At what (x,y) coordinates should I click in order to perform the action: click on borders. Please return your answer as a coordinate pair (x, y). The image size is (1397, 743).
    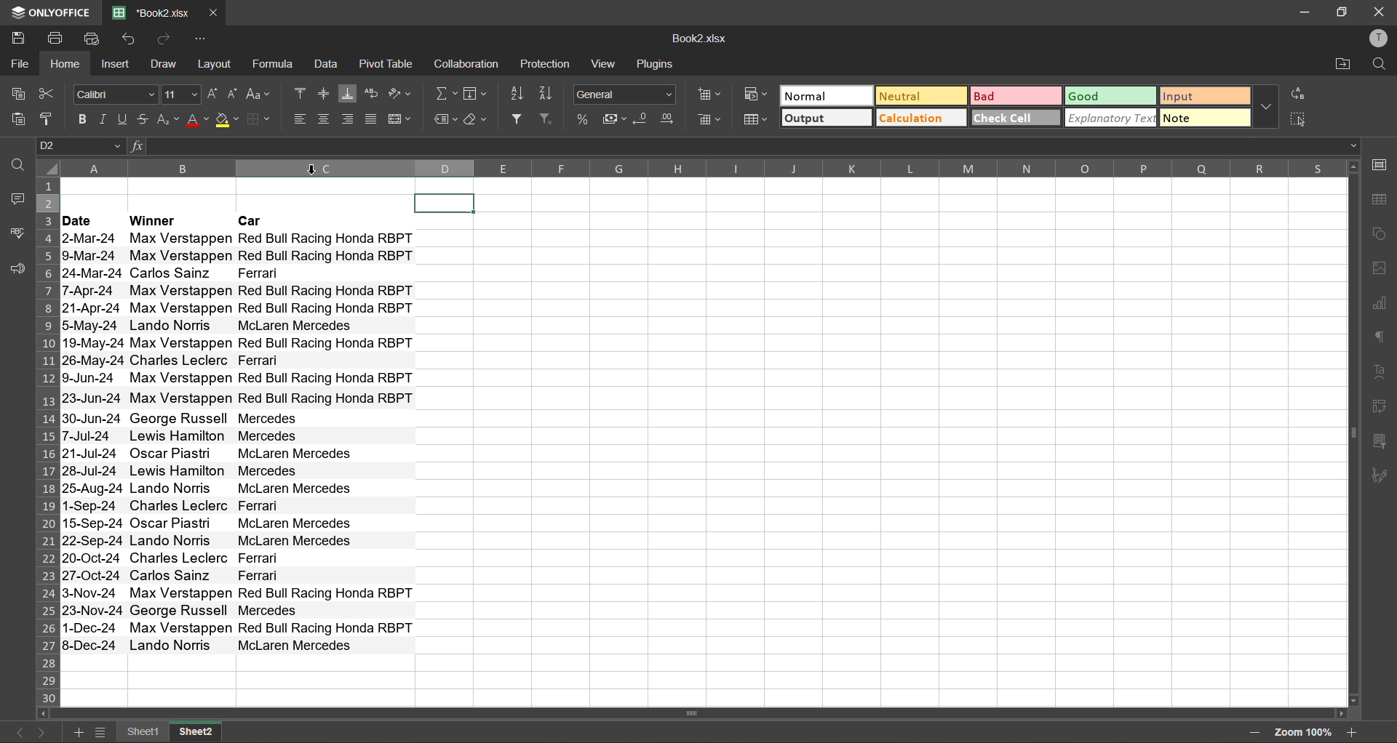
    Looking at the image, I should click on (266, 121).